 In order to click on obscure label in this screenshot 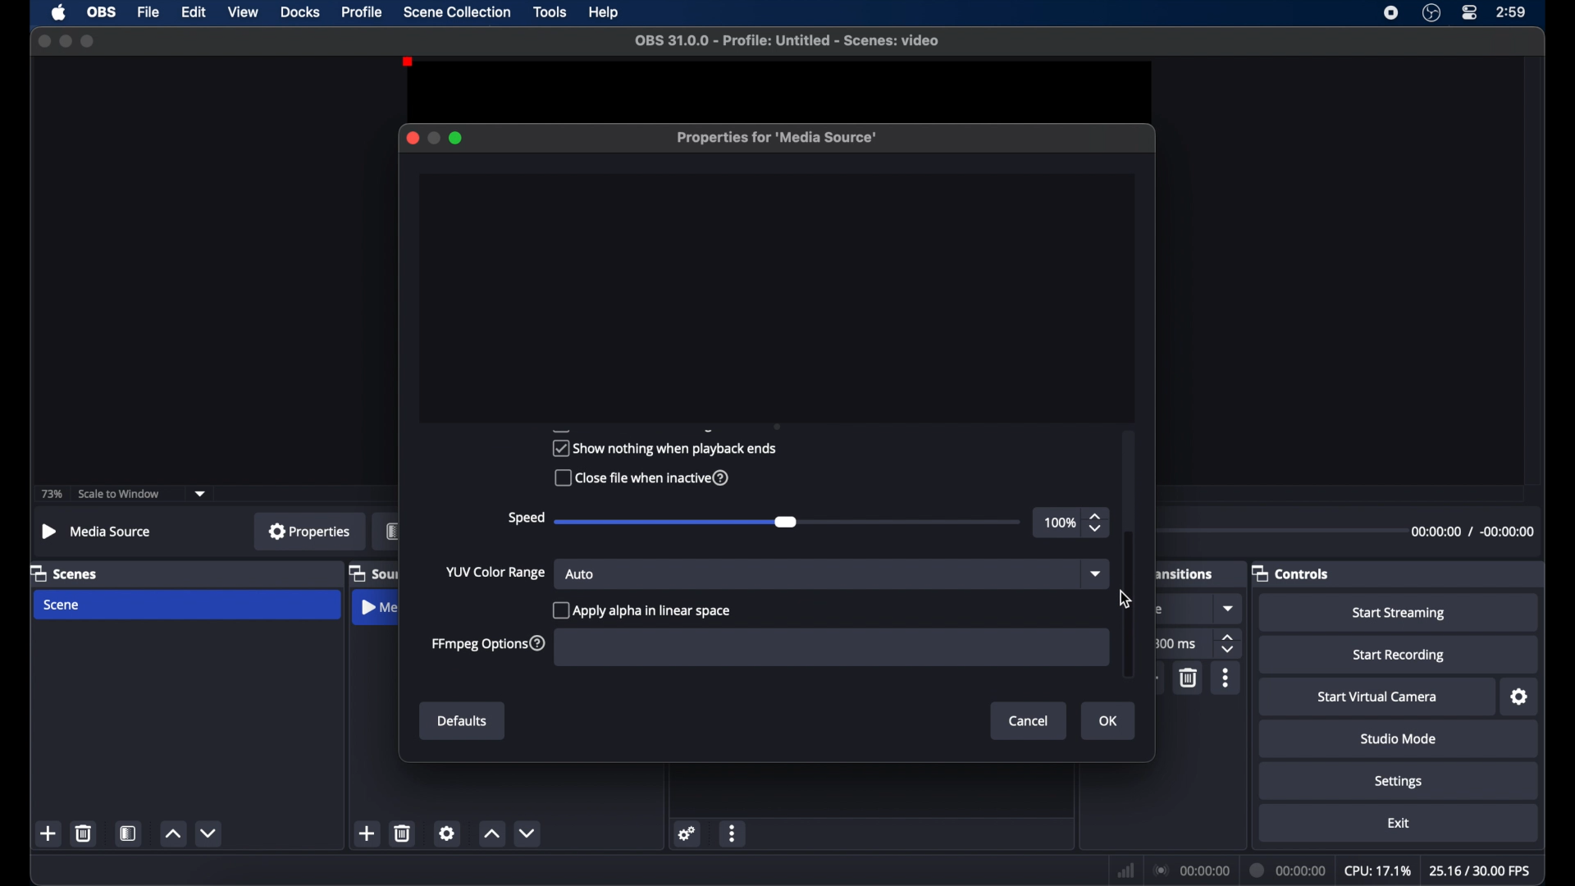, I will do `click(380, 607)`.